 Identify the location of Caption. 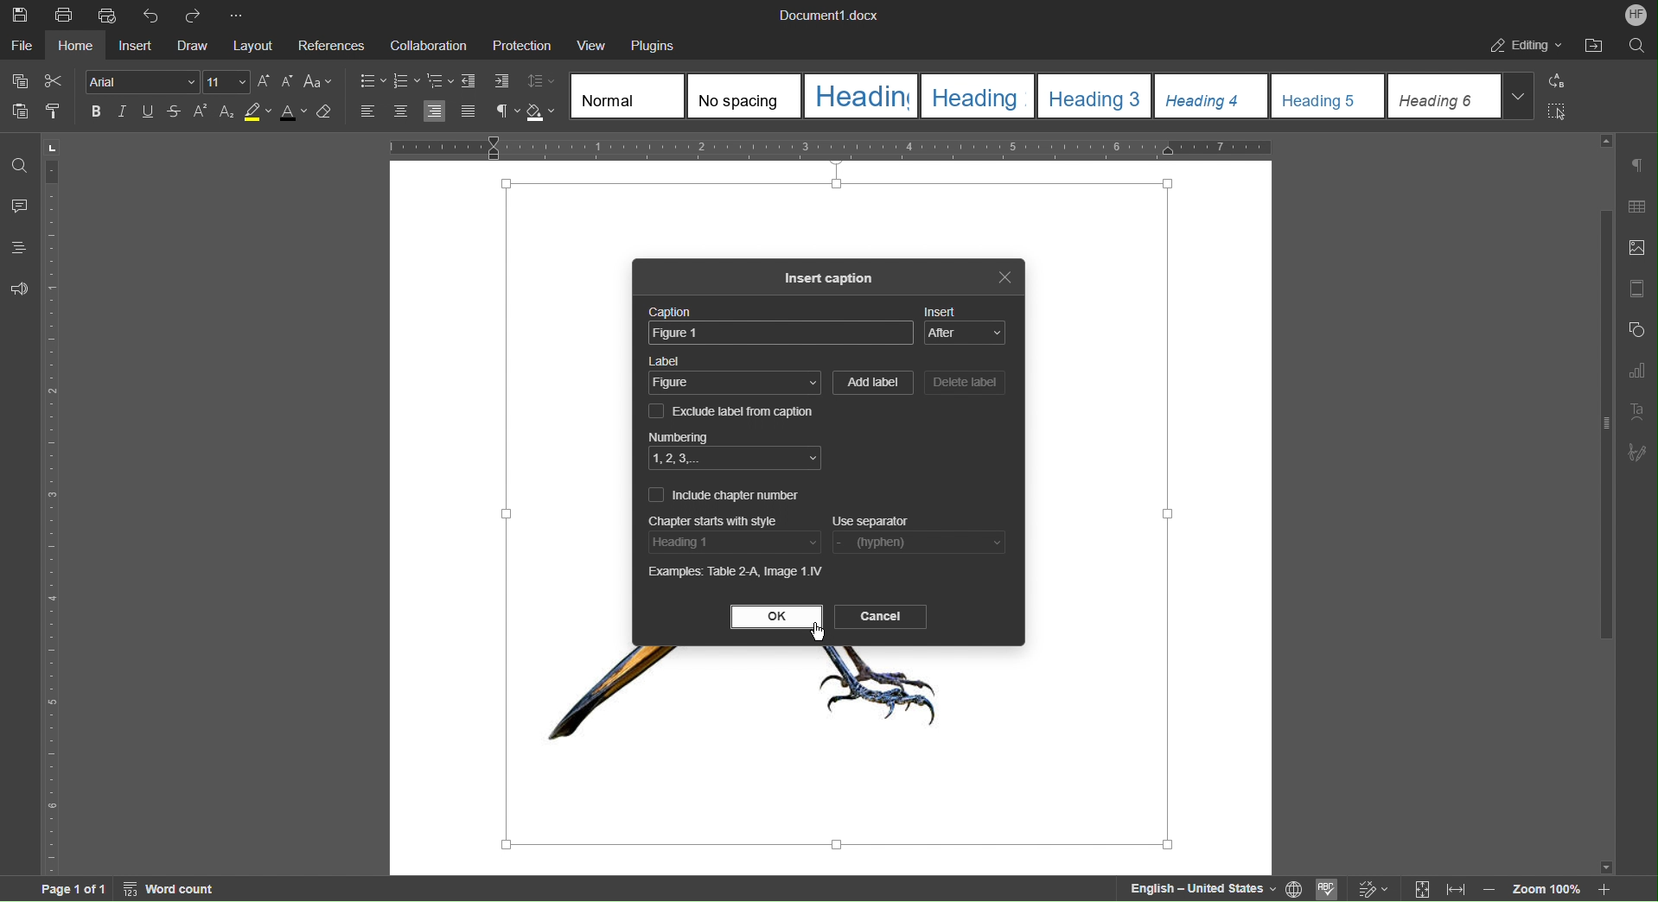
(668, 312).